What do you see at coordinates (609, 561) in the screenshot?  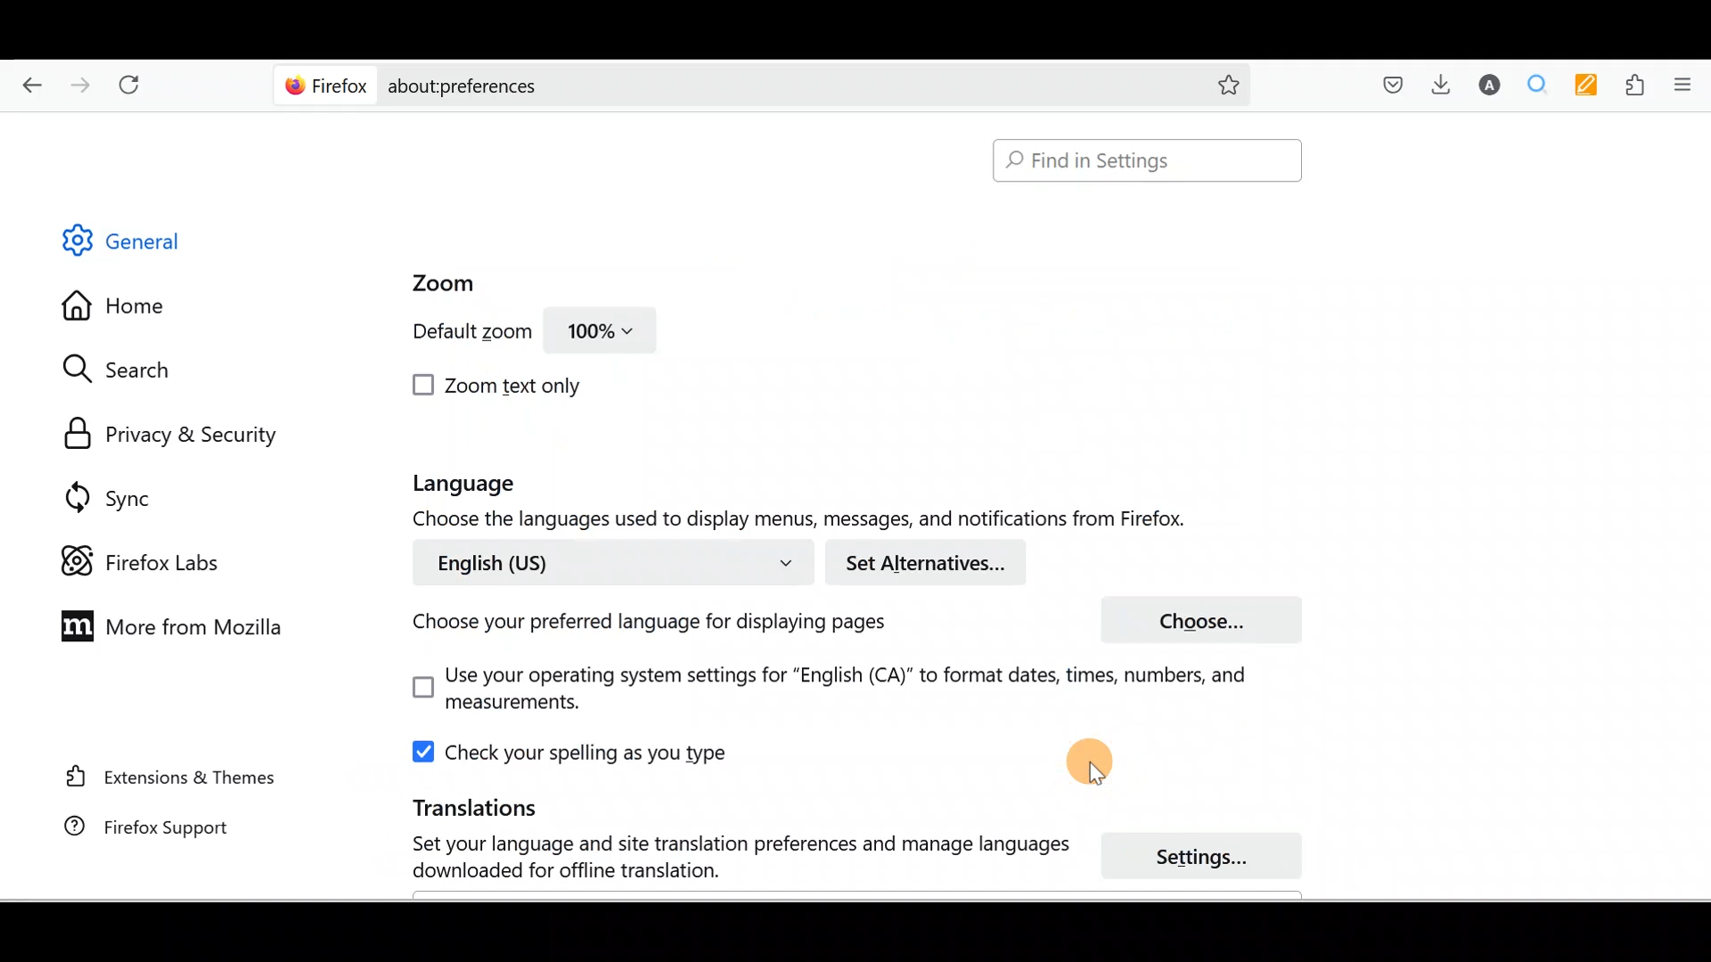 I see `English (US)` at bounding box center [609, 561].